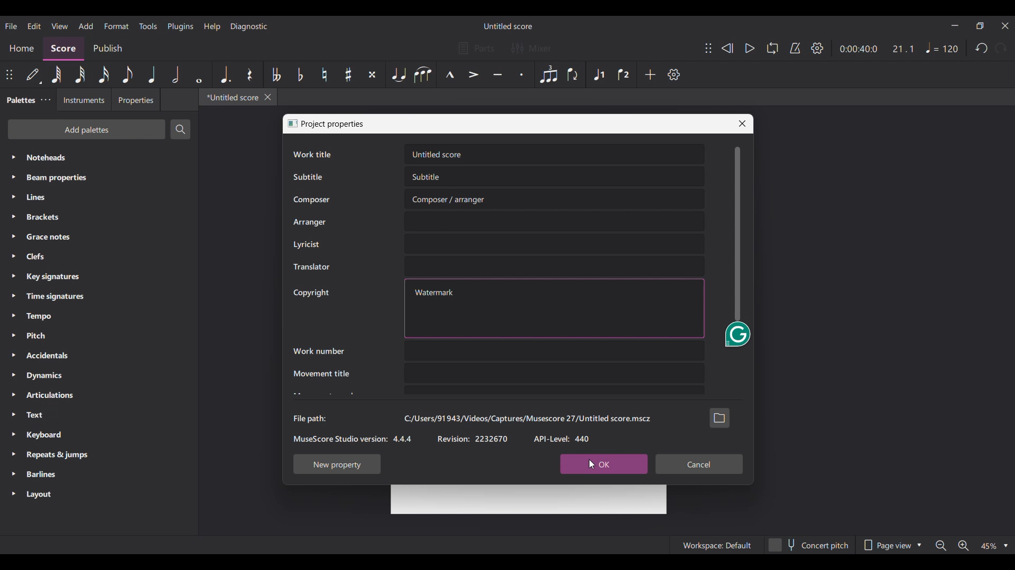 The width and height of the screenshot is (1015, 570). I want to click on Text box for Translator, so click(554, 266).